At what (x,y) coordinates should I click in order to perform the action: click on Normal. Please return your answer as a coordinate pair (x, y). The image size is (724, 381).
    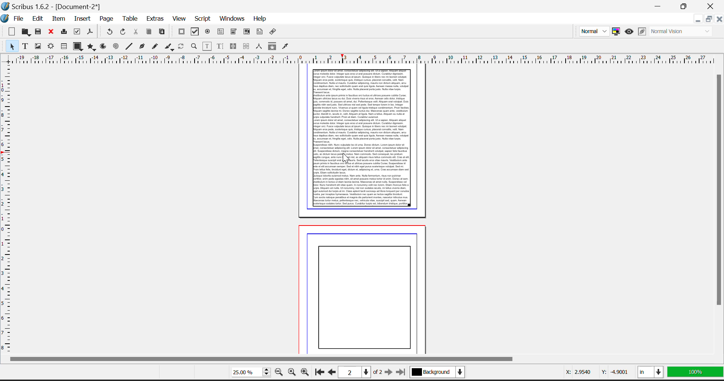
    Looking at the image, I should click on (593, 31).